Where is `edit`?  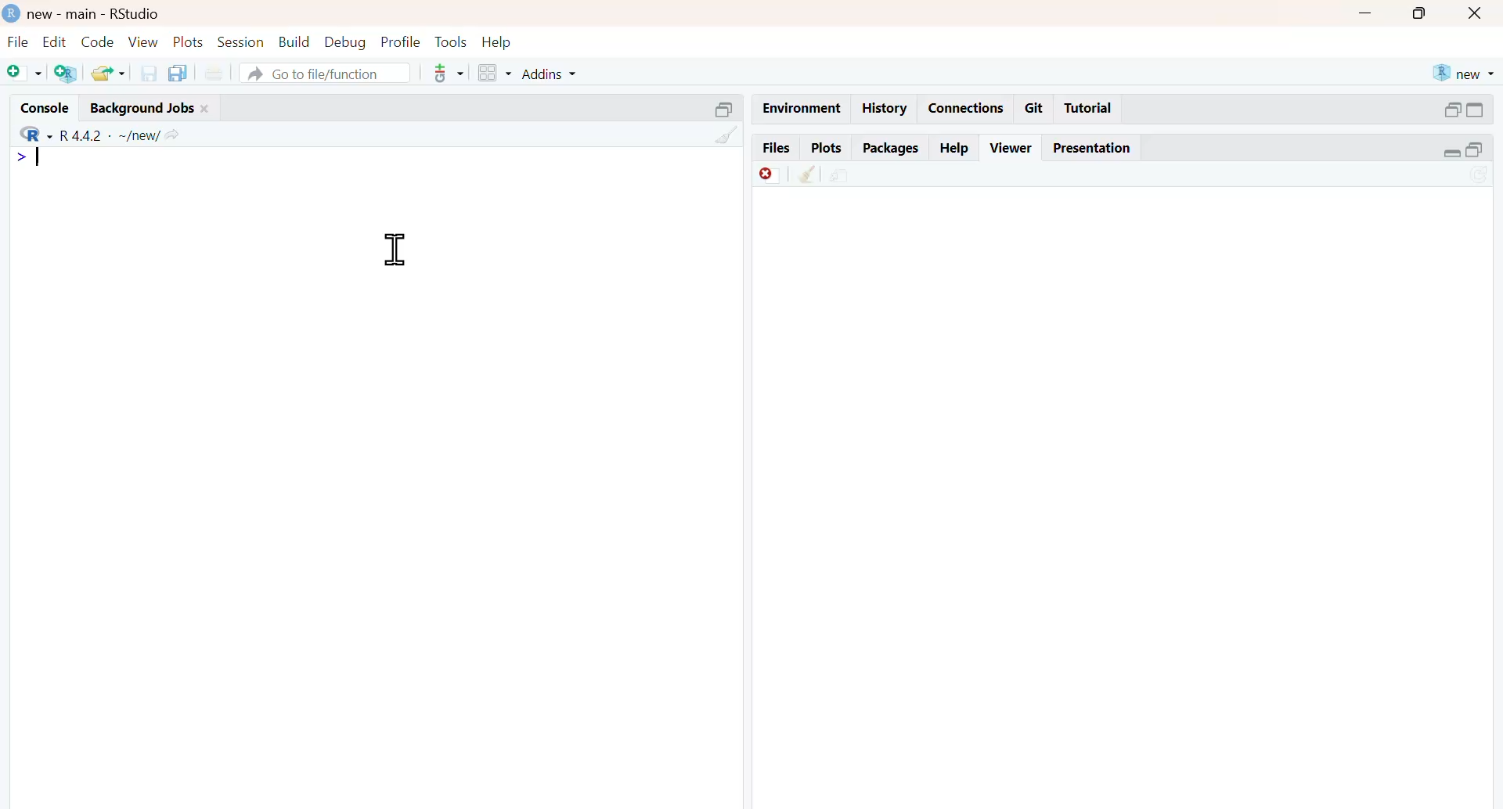
edit is located at coordinates (55, 41).